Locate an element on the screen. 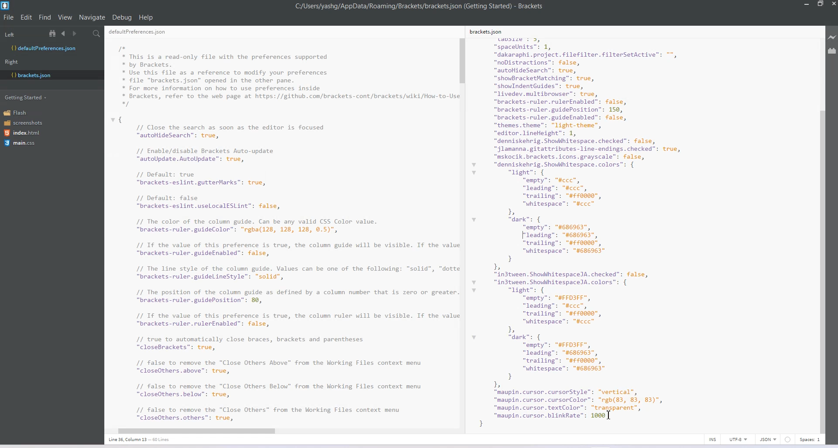  Find in Files is located at coordinates (97, 34).